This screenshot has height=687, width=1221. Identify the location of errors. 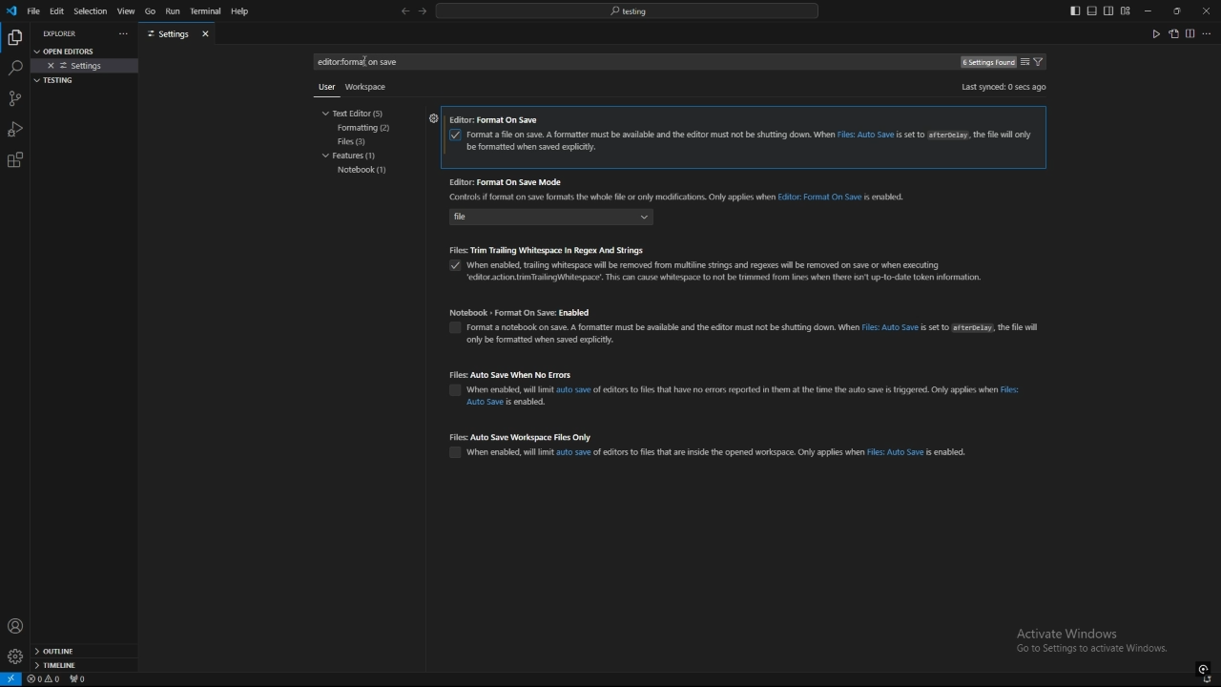
(44, 679).